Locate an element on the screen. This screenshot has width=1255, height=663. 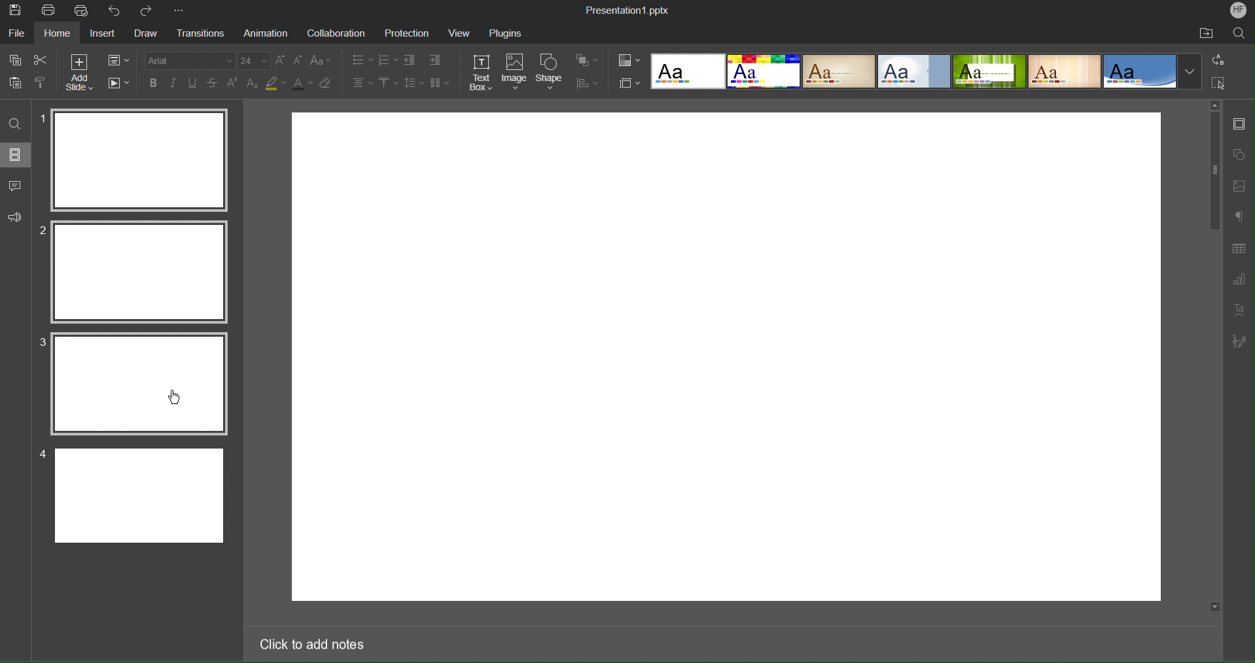
Click to add notes is located at coordinates (314, 647).